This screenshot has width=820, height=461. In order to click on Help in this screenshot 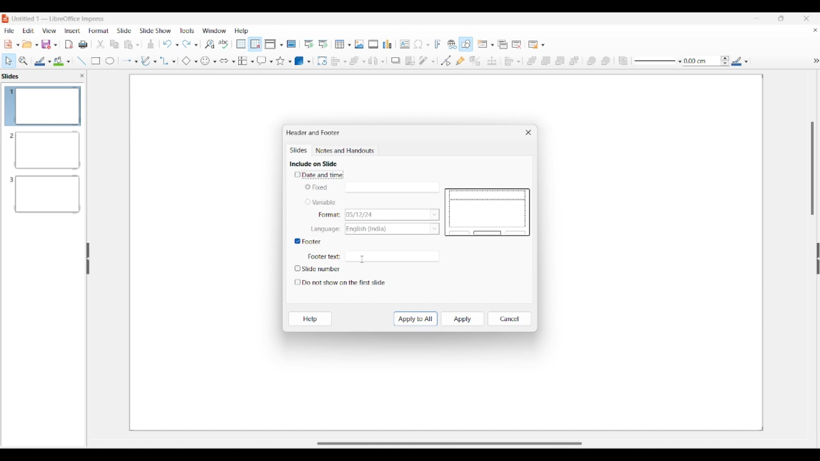, I will do `click(310, 319)`.